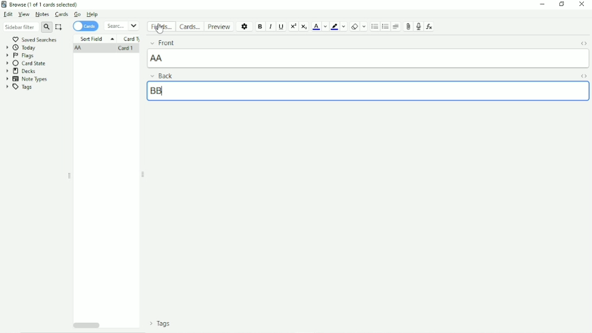 The width and height of the screenshot is (592, 333). Describe the element at coordinates (79, 49) in the screenshot. I see `AA` at that location.